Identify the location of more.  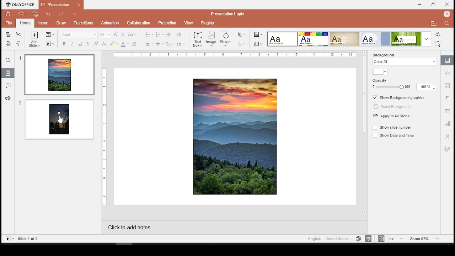
(427, 39).